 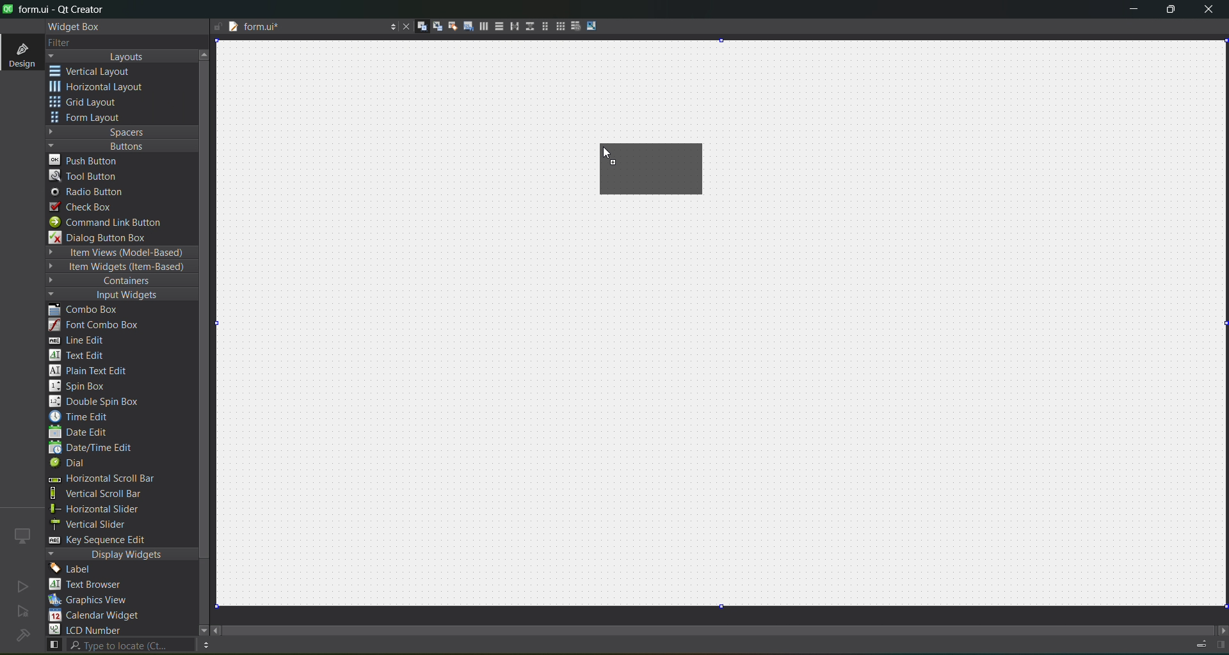 What do you see at coordinates (1221, 631) in the screenshot?
I see `move right` at bounding box center [1221, 631].